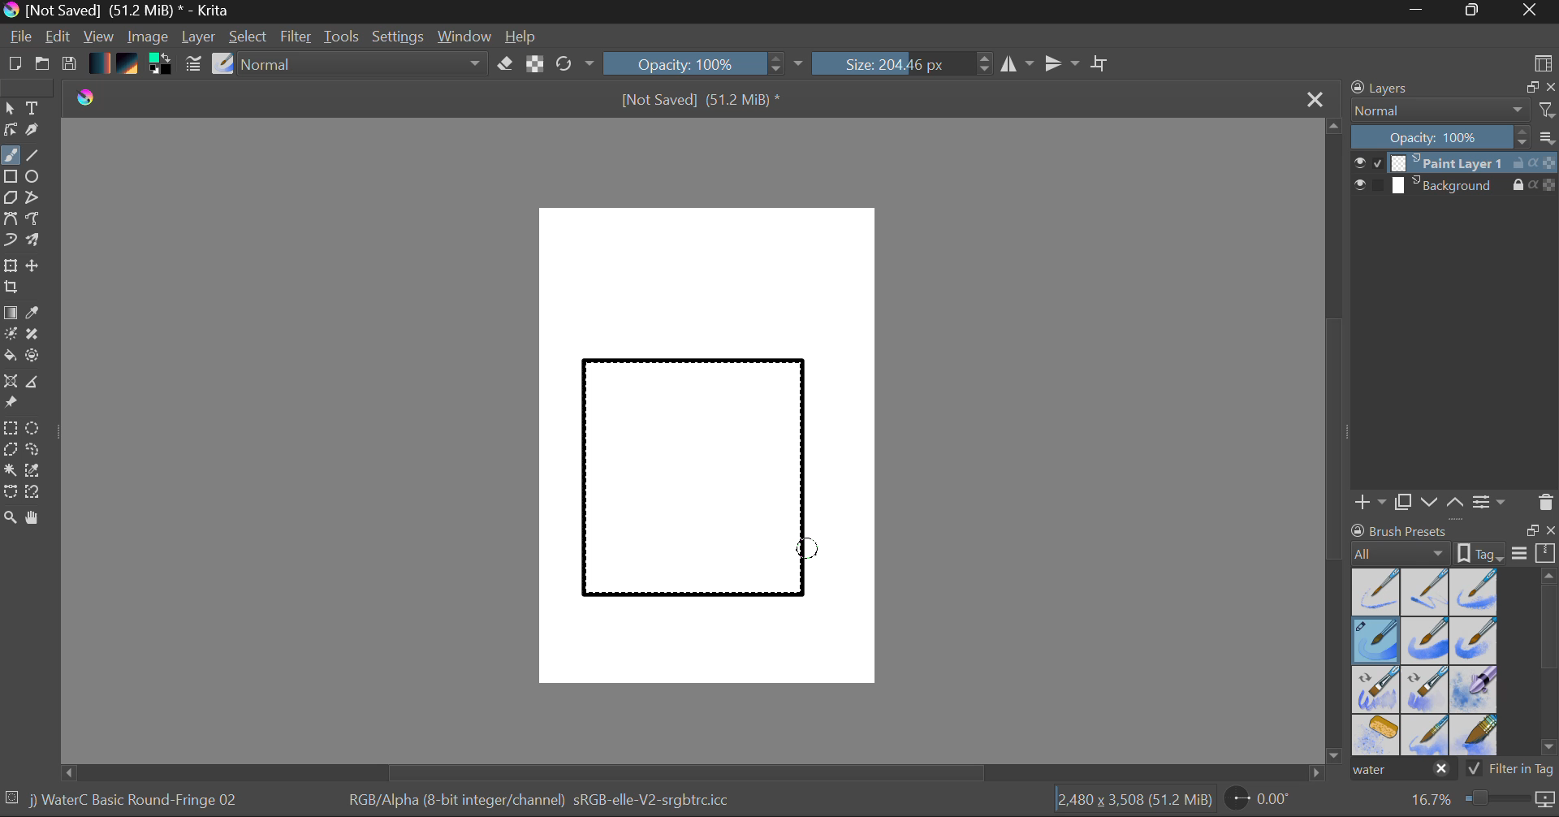  Describe the element at coordinates (1476, 736) in the screenshot. I see `Water C - Wide Area` at that location.